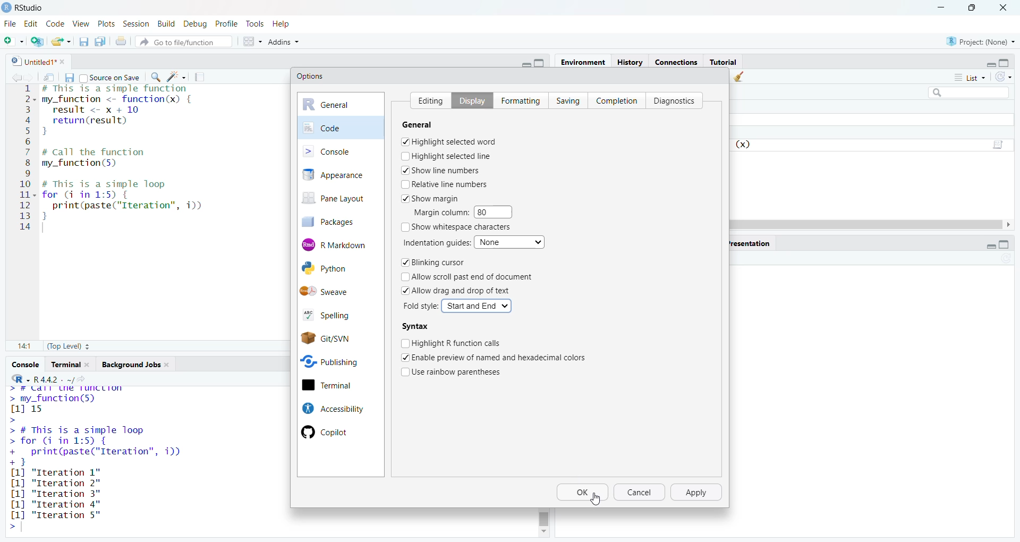 This screenshot has height=542, width=1020. I want to click on Accessibility, so click(331, 408).